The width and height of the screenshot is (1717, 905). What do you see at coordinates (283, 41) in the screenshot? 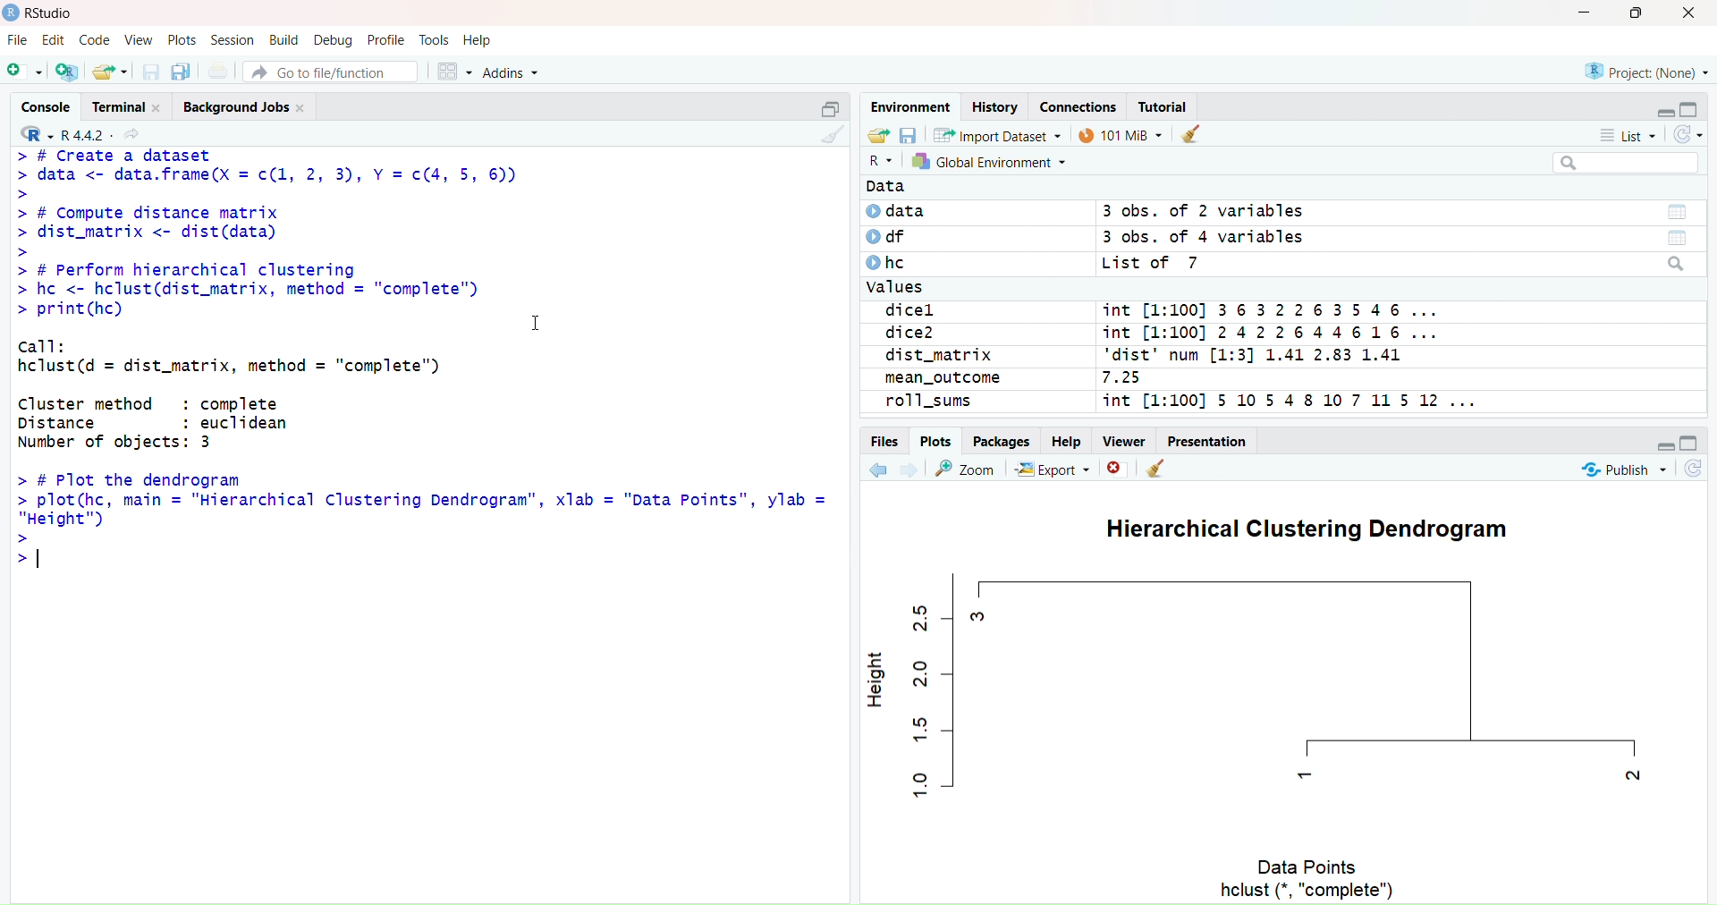
I see `Build` at bounding box center [283, 41].